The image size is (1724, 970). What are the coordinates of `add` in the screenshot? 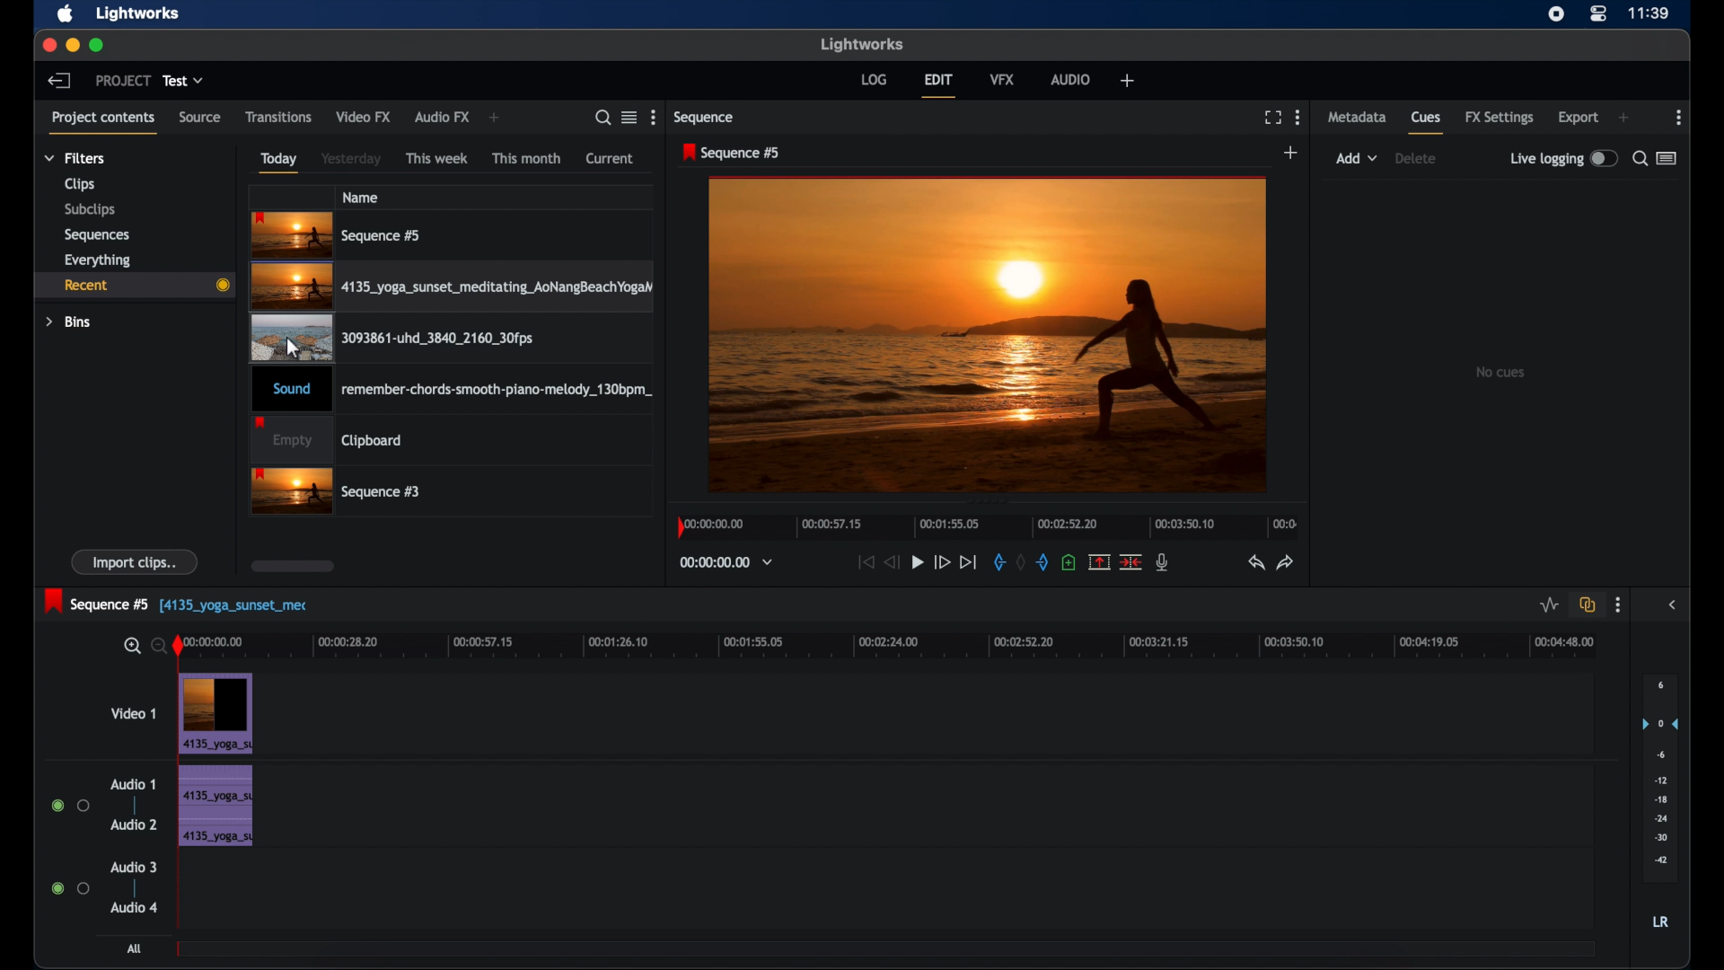 It's located at (1127, 80).